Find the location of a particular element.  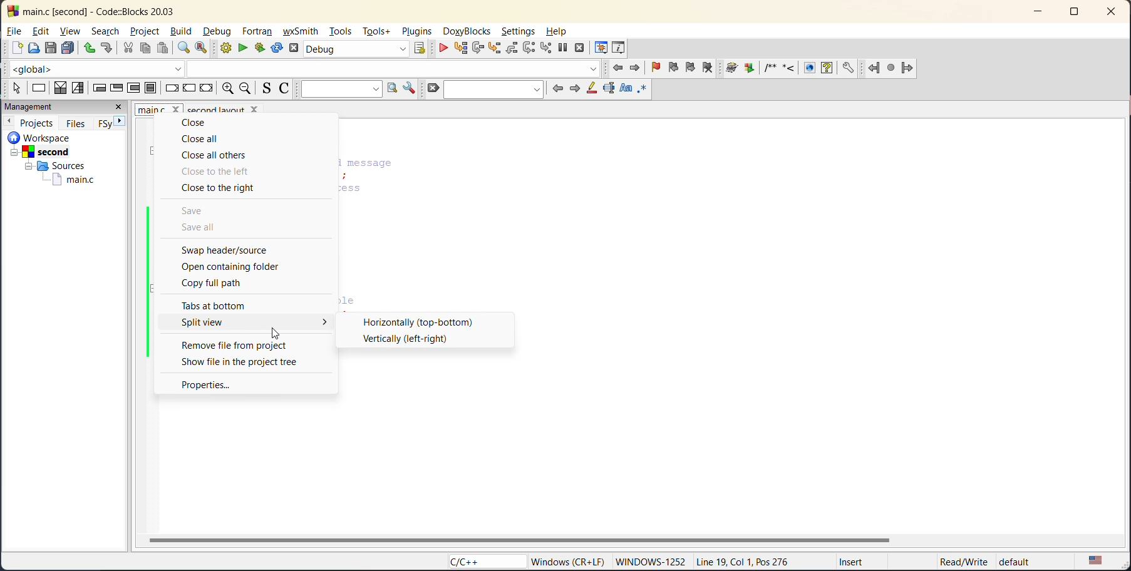

jump backword is located at coordinates (874, 66).